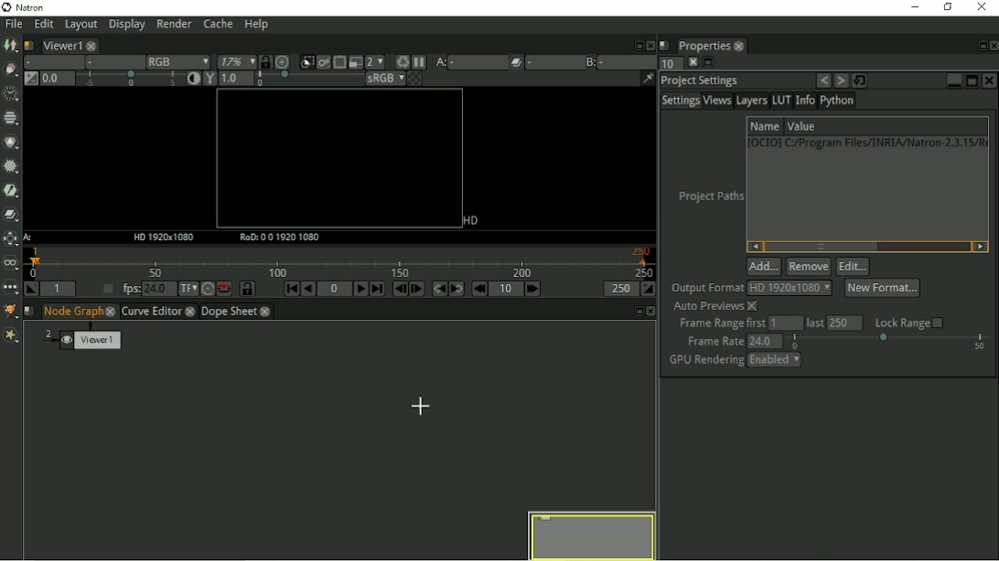 This screenshot has height=561, width=999. Describe the element at coordinates (338, 264) in the screenshot. I see `Timeline` at that location.